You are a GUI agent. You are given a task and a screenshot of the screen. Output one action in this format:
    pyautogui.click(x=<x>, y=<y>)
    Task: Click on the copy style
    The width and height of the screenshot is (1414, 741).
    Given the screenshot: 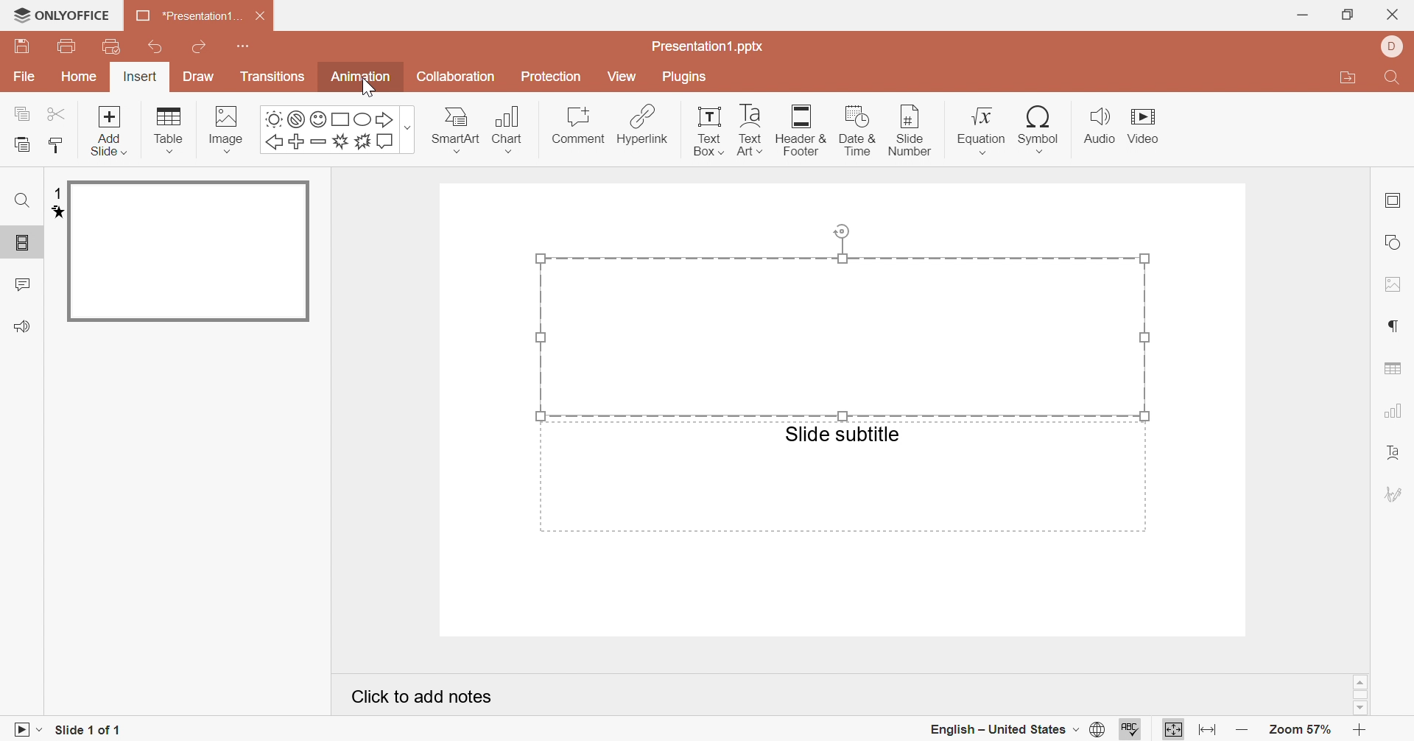 What is the action you would take?
    pyautogui.click(x=57, y=144)
    